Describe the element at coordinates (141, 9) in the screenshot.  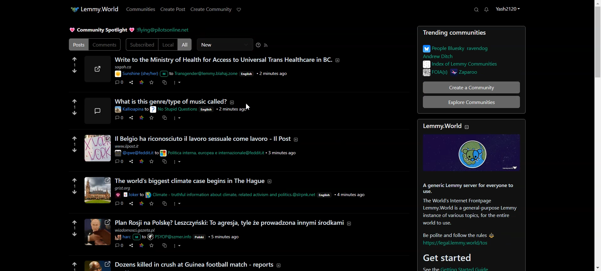
I see `Communities` at that location.